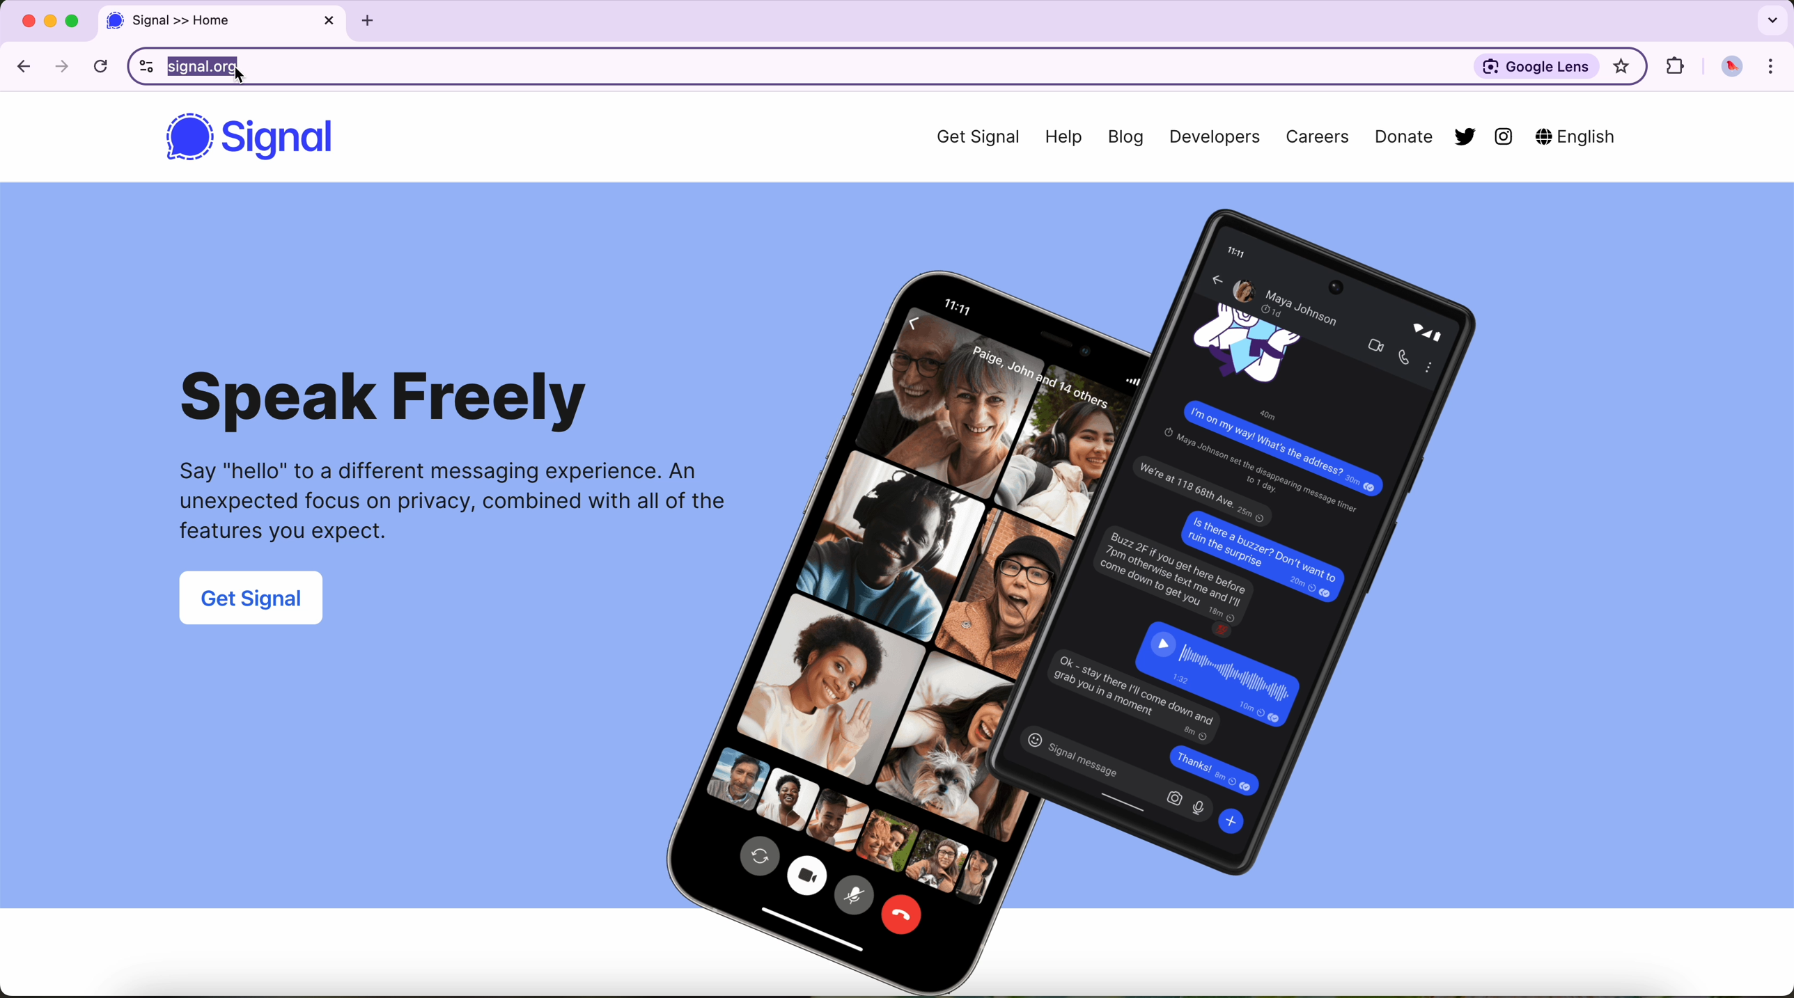 Image resolution: width=1794 pixels, height=998 pixels. I want to click on navigate arrows, so click(44, 65).